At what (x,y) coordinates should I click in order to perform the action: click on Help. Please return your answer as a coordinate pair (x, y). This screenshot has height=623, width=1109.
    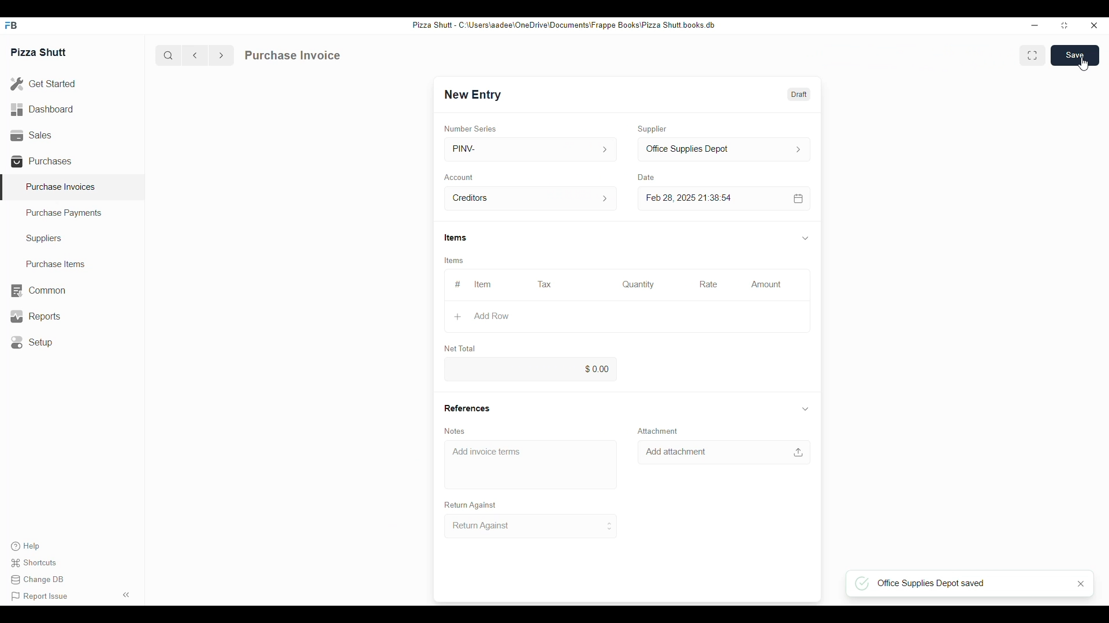
    Looking at the image, I should click on (24, 546).